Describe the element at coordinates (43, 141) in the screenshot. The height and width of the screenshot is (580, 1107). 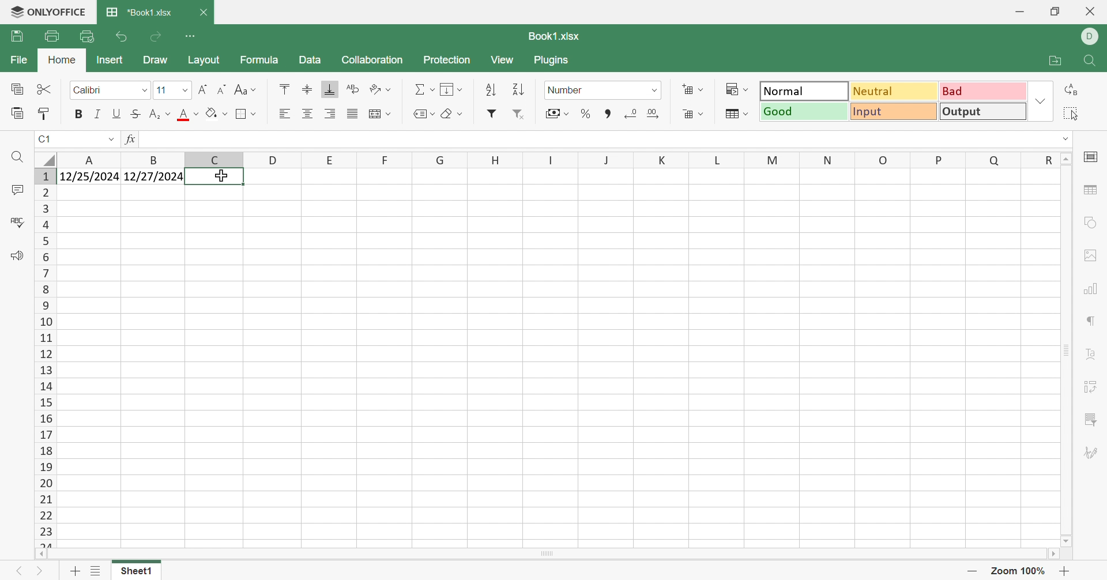
I see `C1` at that location.